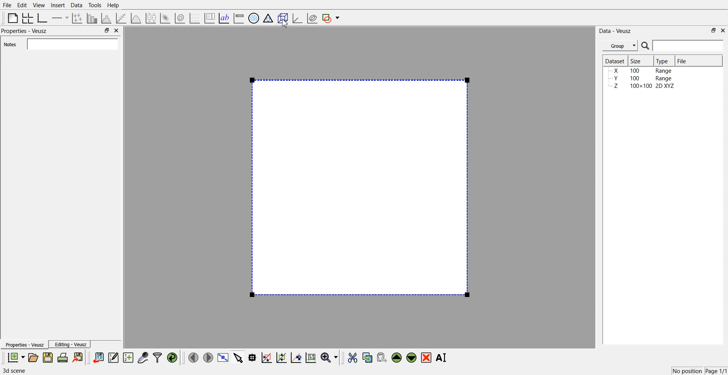 The height and width of the screenshot is (375, 728). I want to click on Add shape to the plot, so click(331, 18).